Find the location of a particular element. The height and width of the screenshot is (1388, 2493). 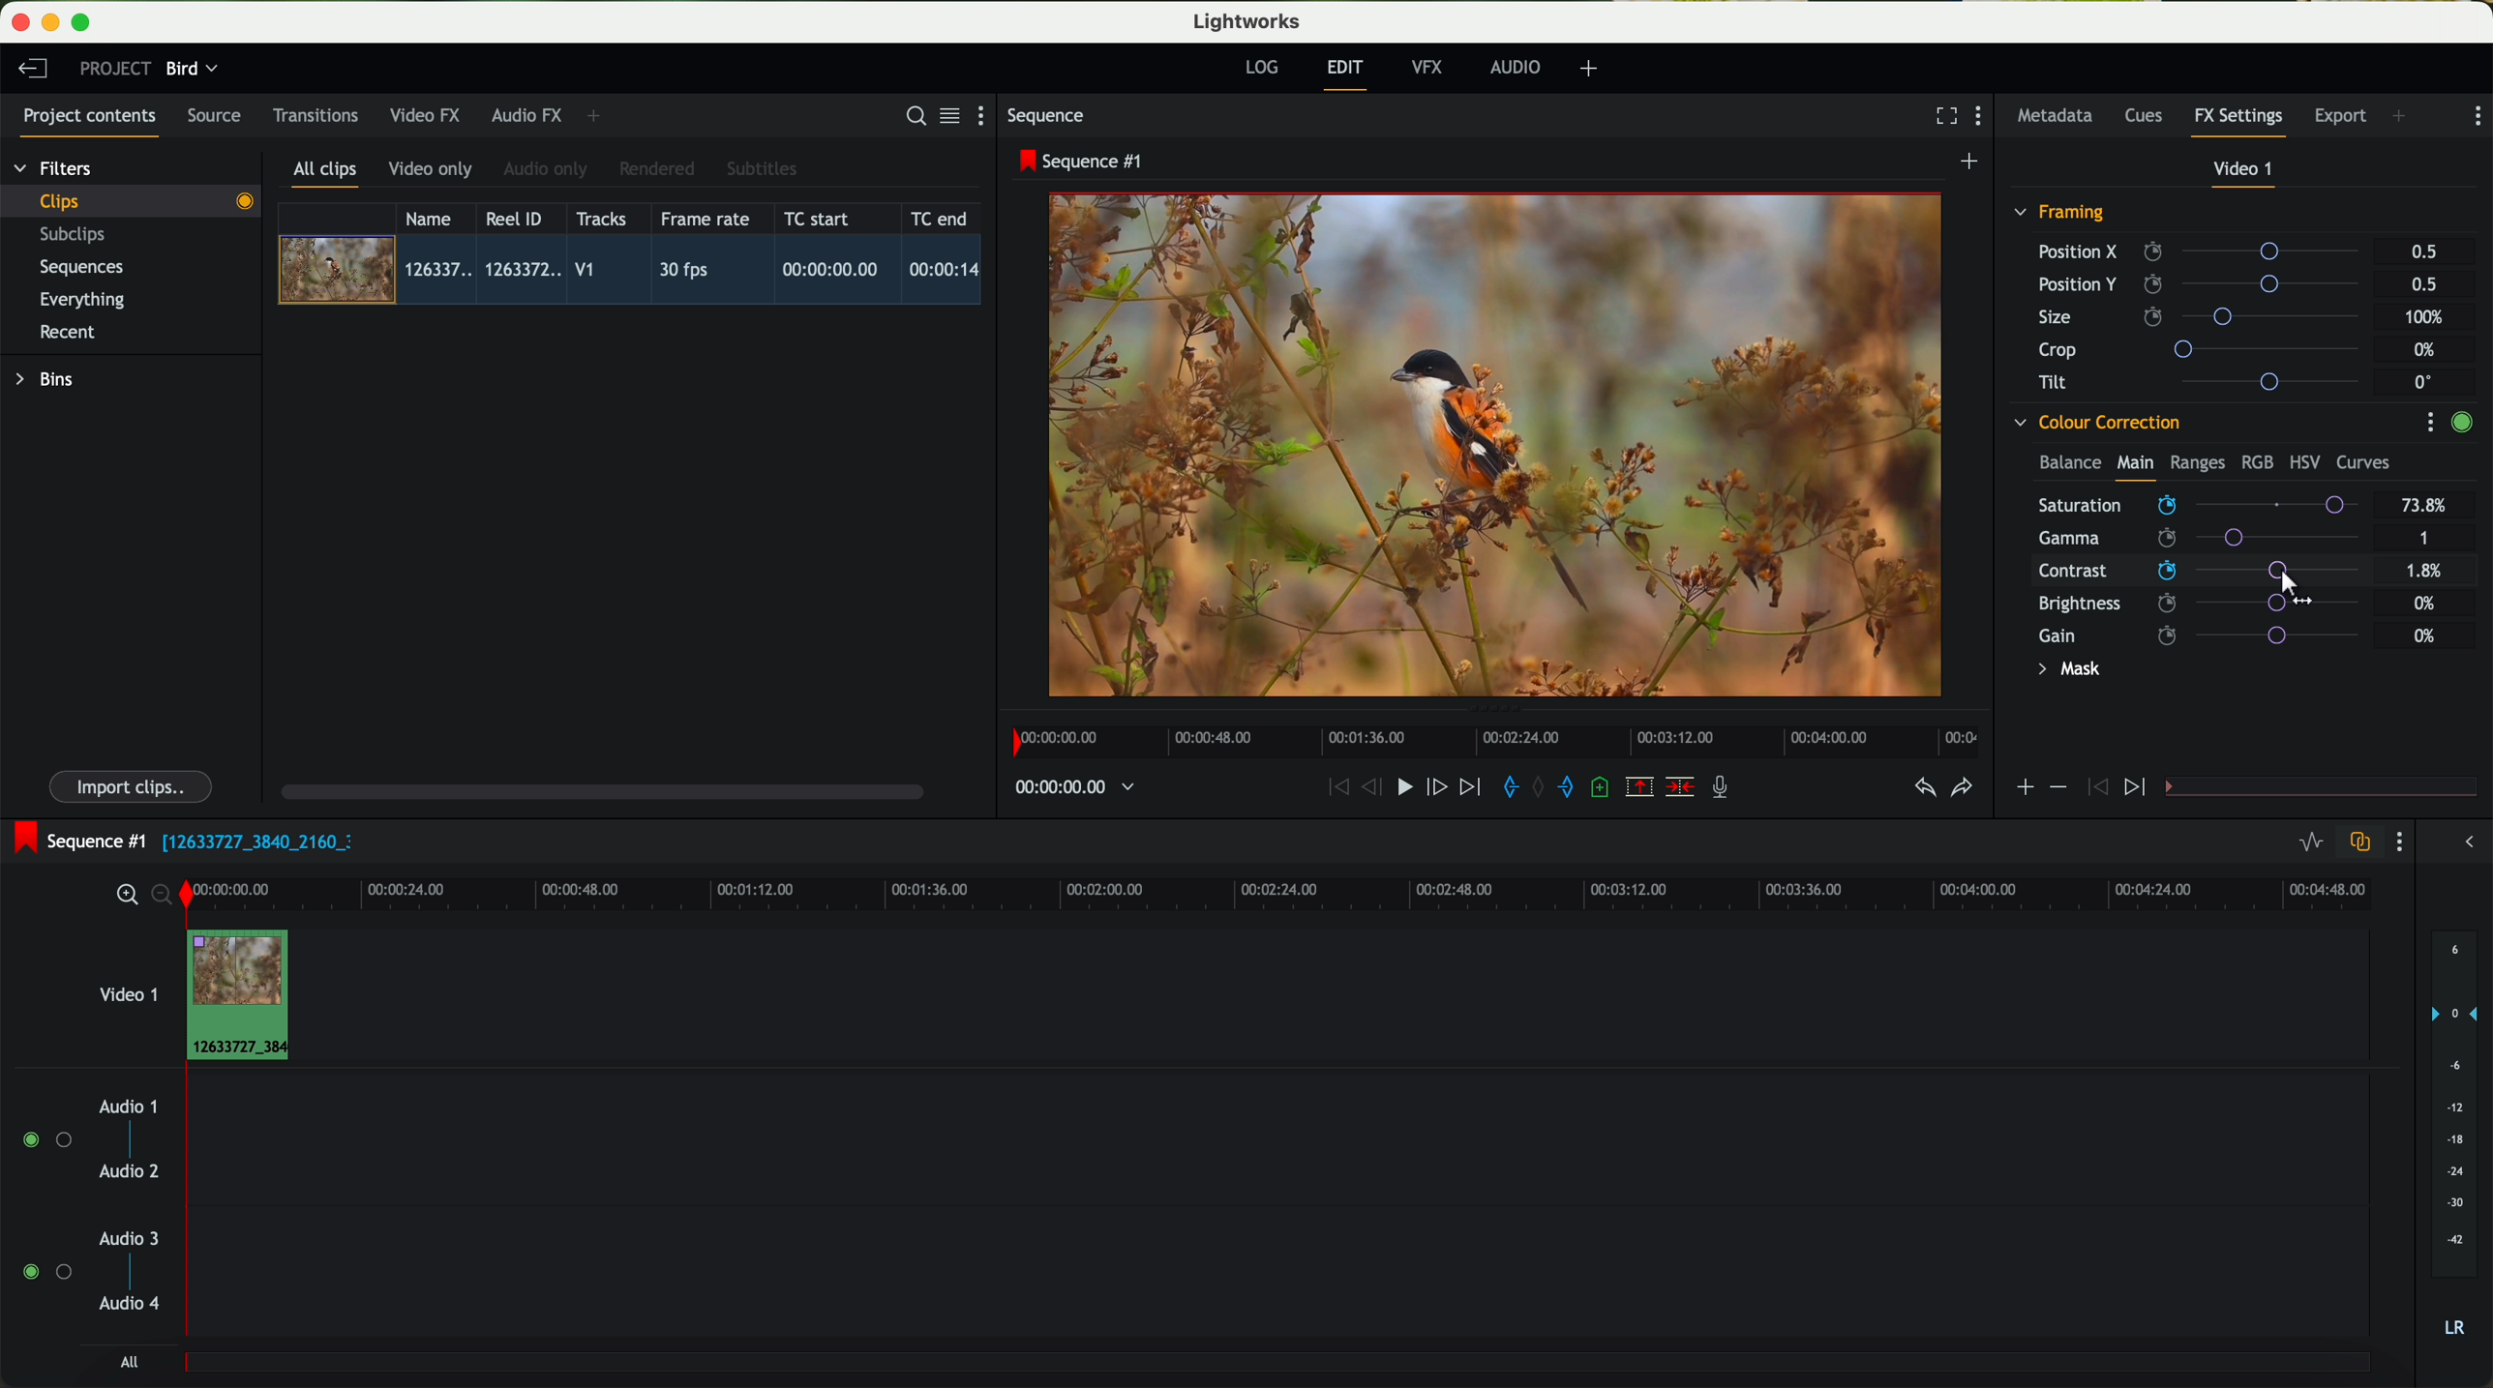

subtitles is located at coordinates (759, 169).